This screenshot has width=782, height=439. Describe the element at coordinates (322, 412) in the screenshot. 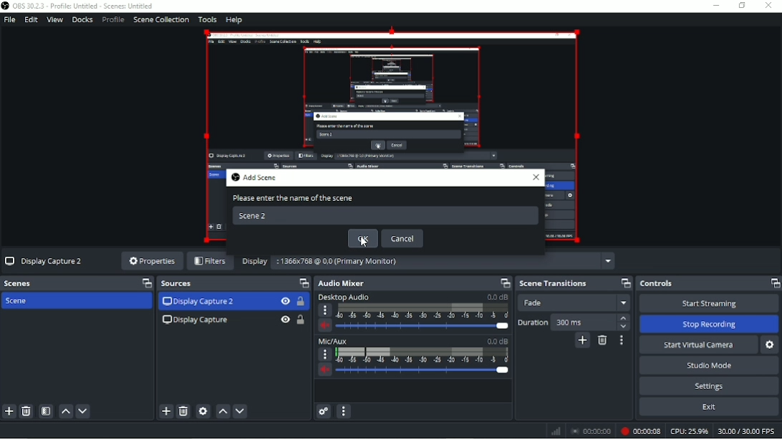

I see `Advanced audio properties` at that location.